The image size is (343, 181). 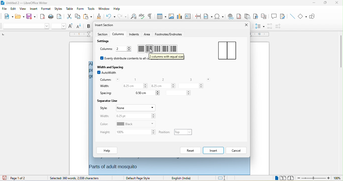 What do you see at coordinates (313, 3) in the screenshot?
I see `minimize` at bounding box center [313, 3].